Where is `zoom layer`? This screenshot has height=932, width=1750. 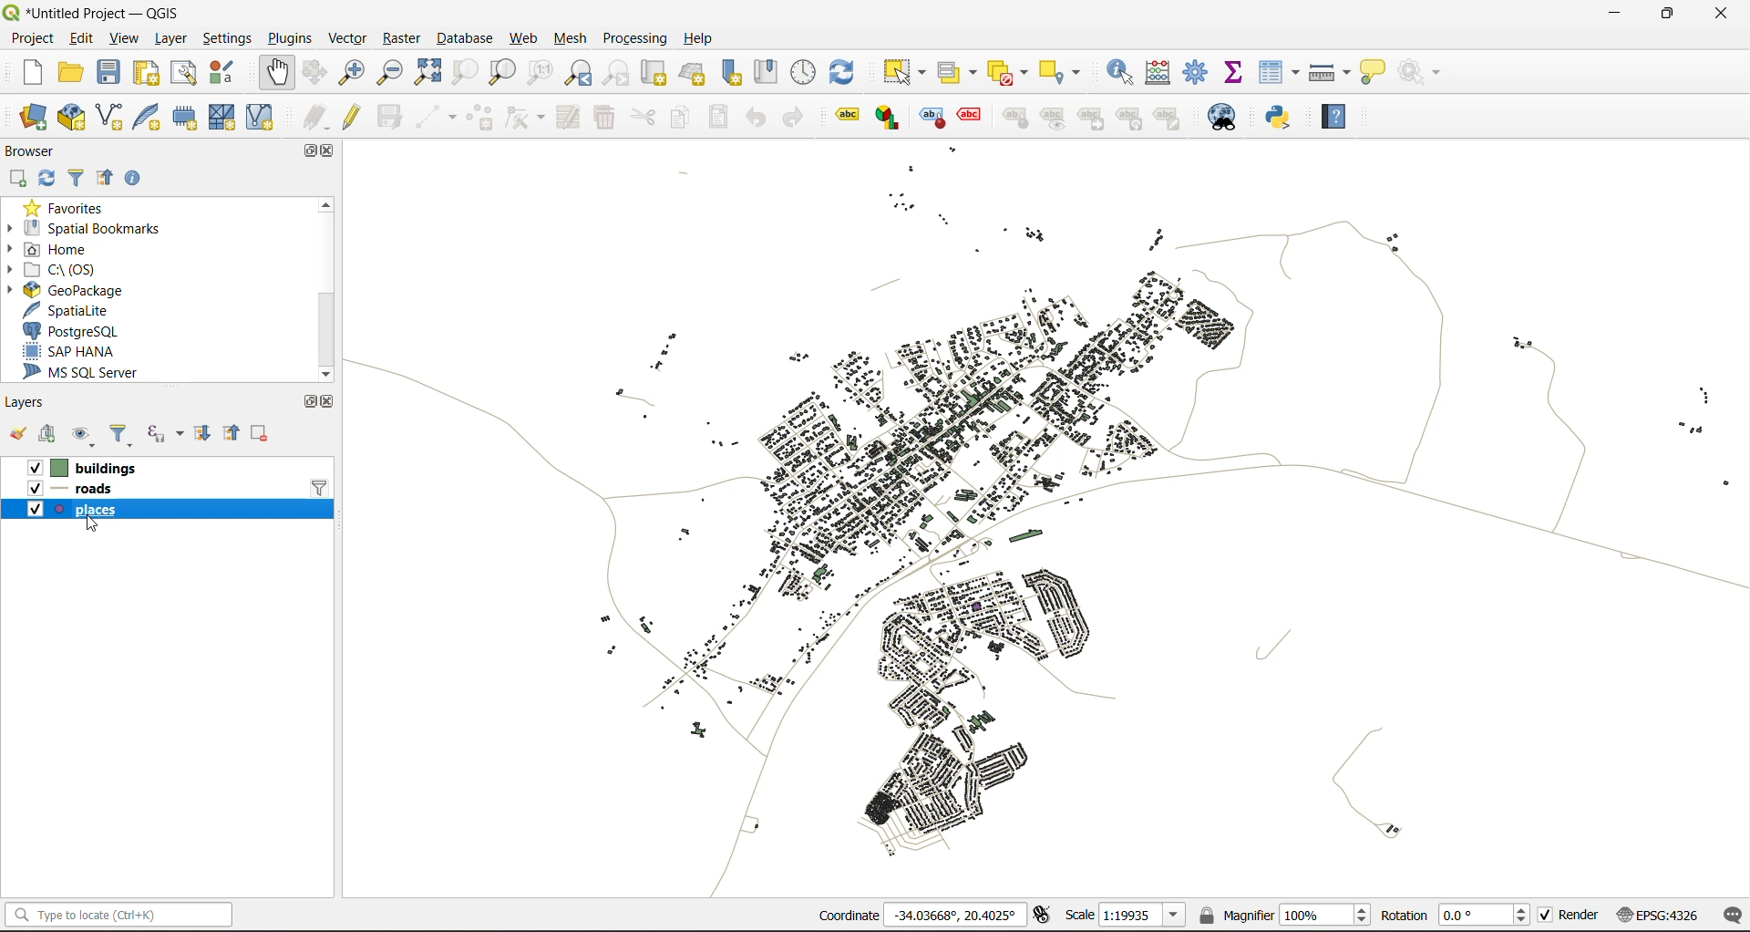 zoom layer is located at coordinates (502, 72).